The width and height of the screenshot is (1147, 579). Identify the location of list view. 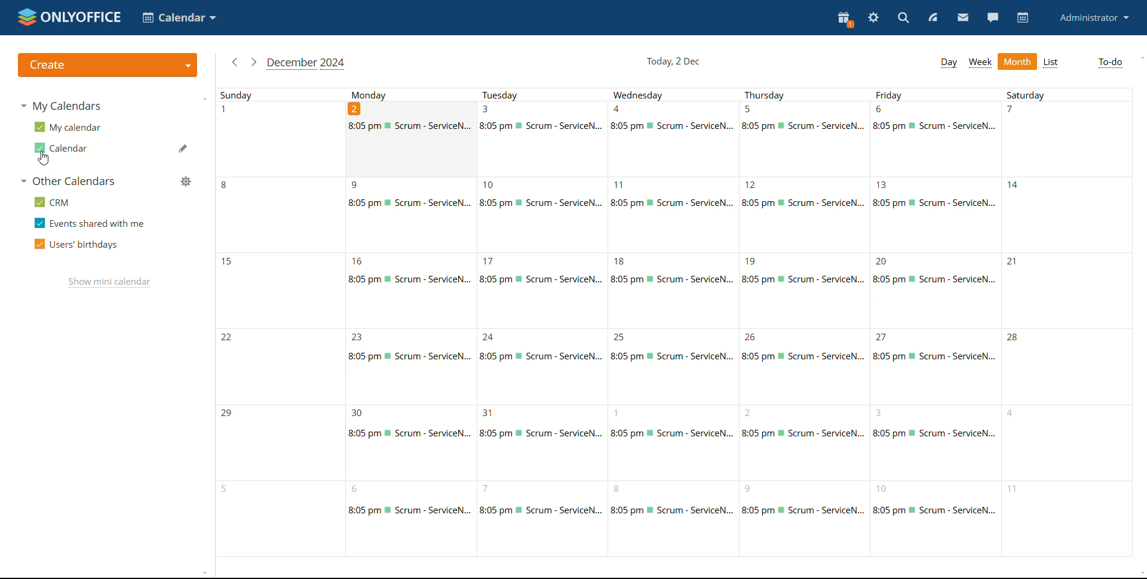
(1050, 63).